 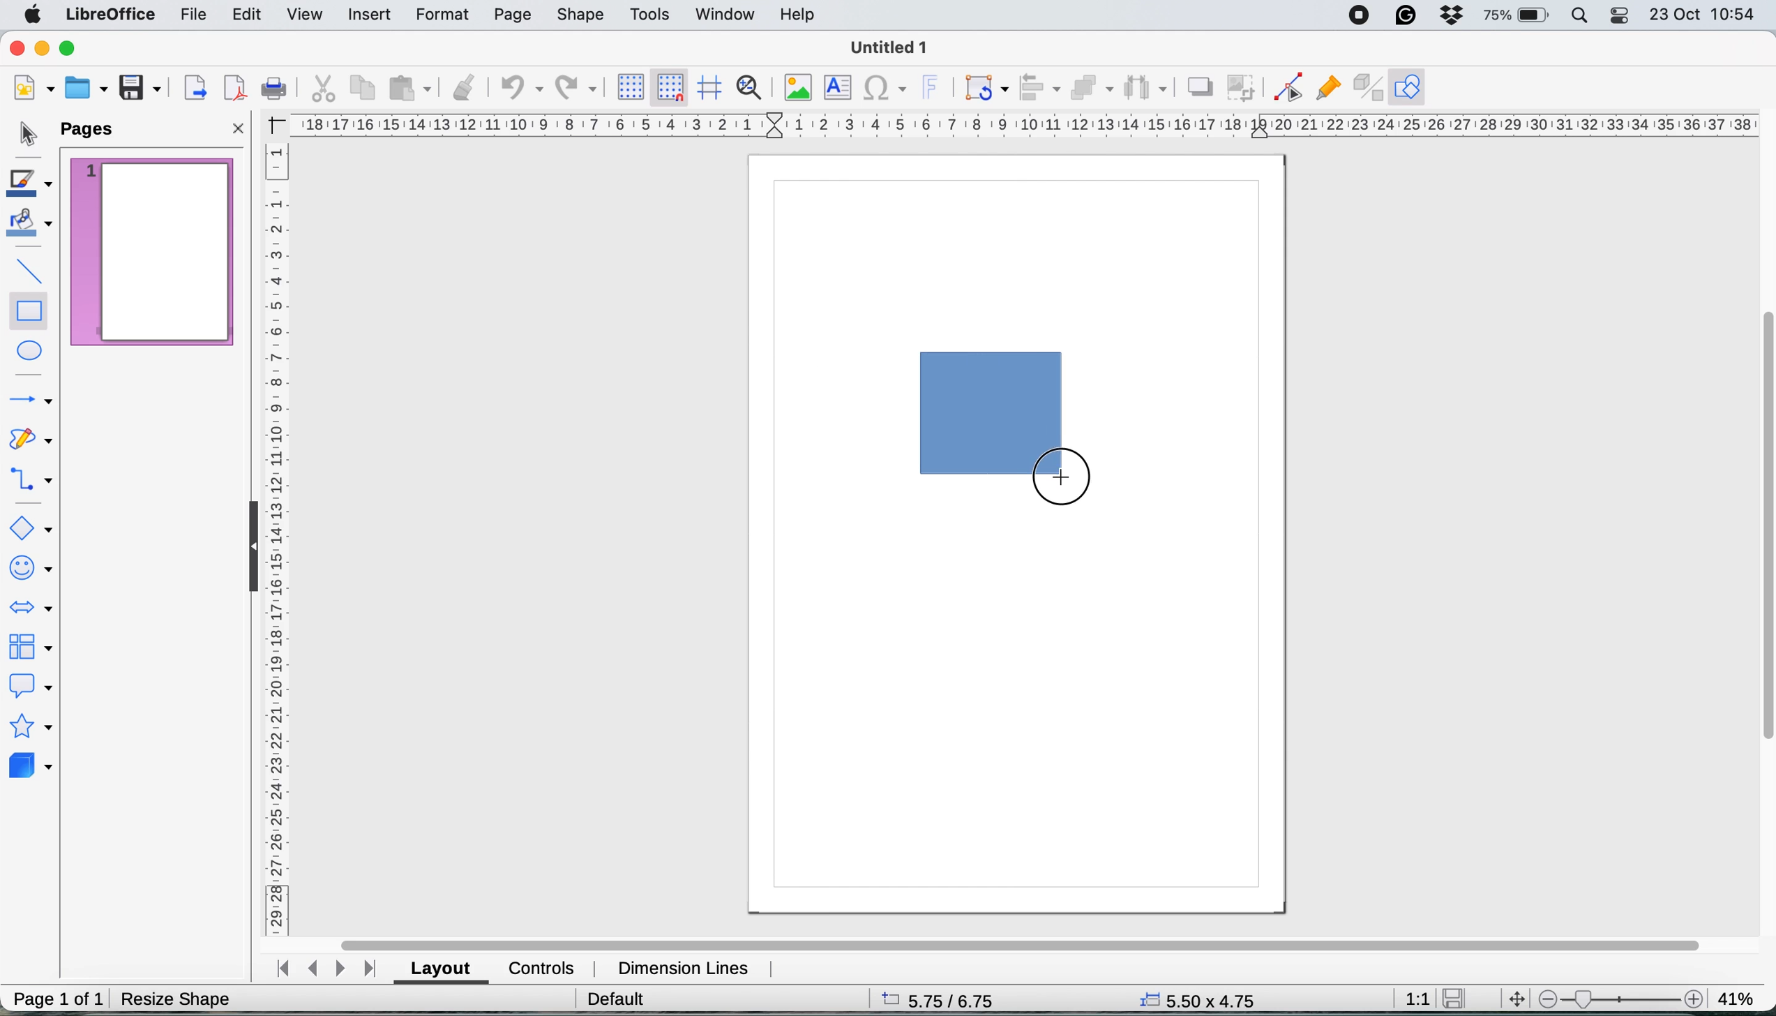 I want to click on file, so click(x=190, y=15).